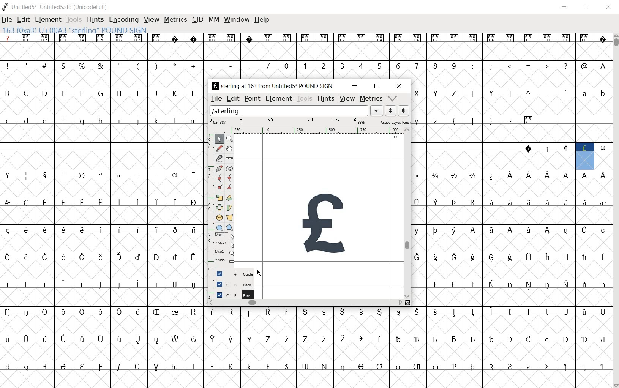 The image size is (619, 388). I want to click on Symbol, so click(156, 230).